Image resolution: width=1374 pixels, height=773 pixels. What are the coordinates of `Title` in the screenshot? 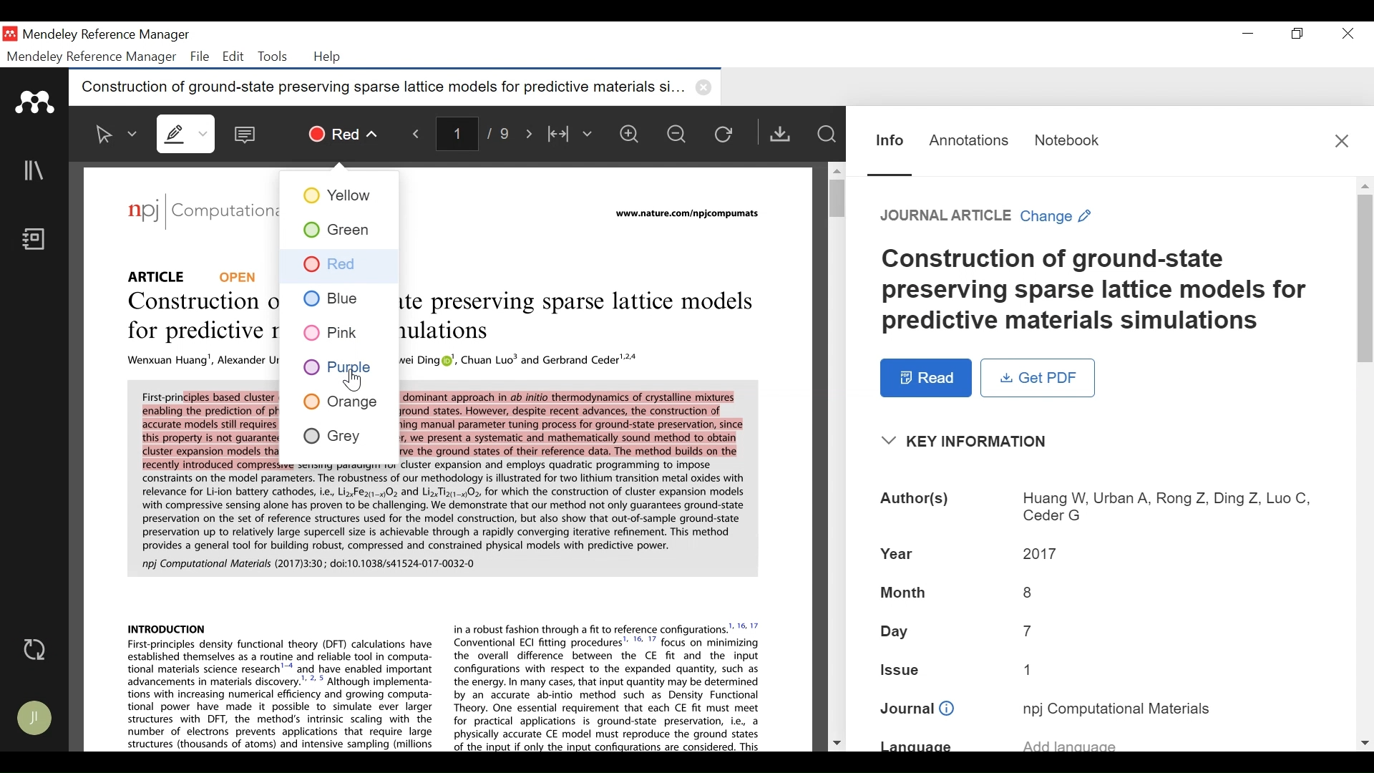 It's located at (1094, 287).